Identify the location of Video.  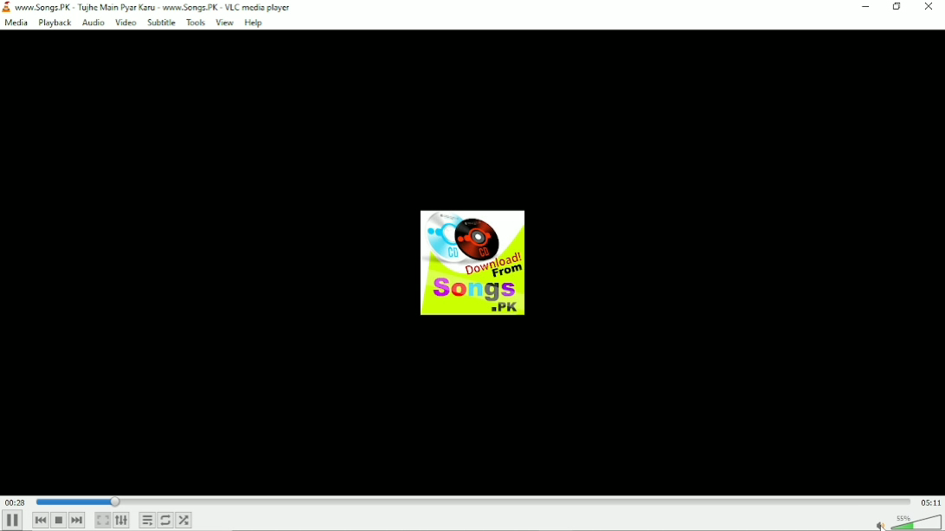
(125, 22).